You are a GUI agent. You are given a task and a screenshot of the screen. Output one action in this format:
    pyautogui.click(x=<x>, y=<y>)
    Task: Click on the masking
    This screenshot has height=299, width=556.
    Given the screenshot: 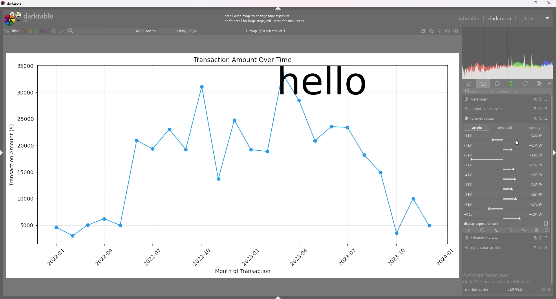 What is the action you would take?
    pyautogui.click(x=533, y=127)
    